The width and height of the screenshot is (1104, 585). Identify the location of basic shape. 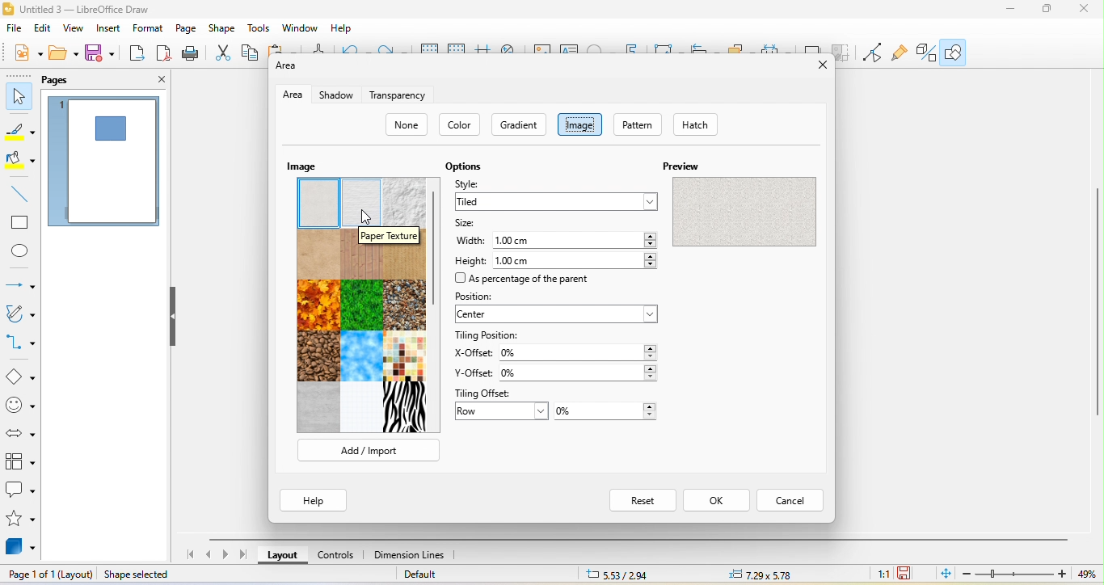
(19, 375).